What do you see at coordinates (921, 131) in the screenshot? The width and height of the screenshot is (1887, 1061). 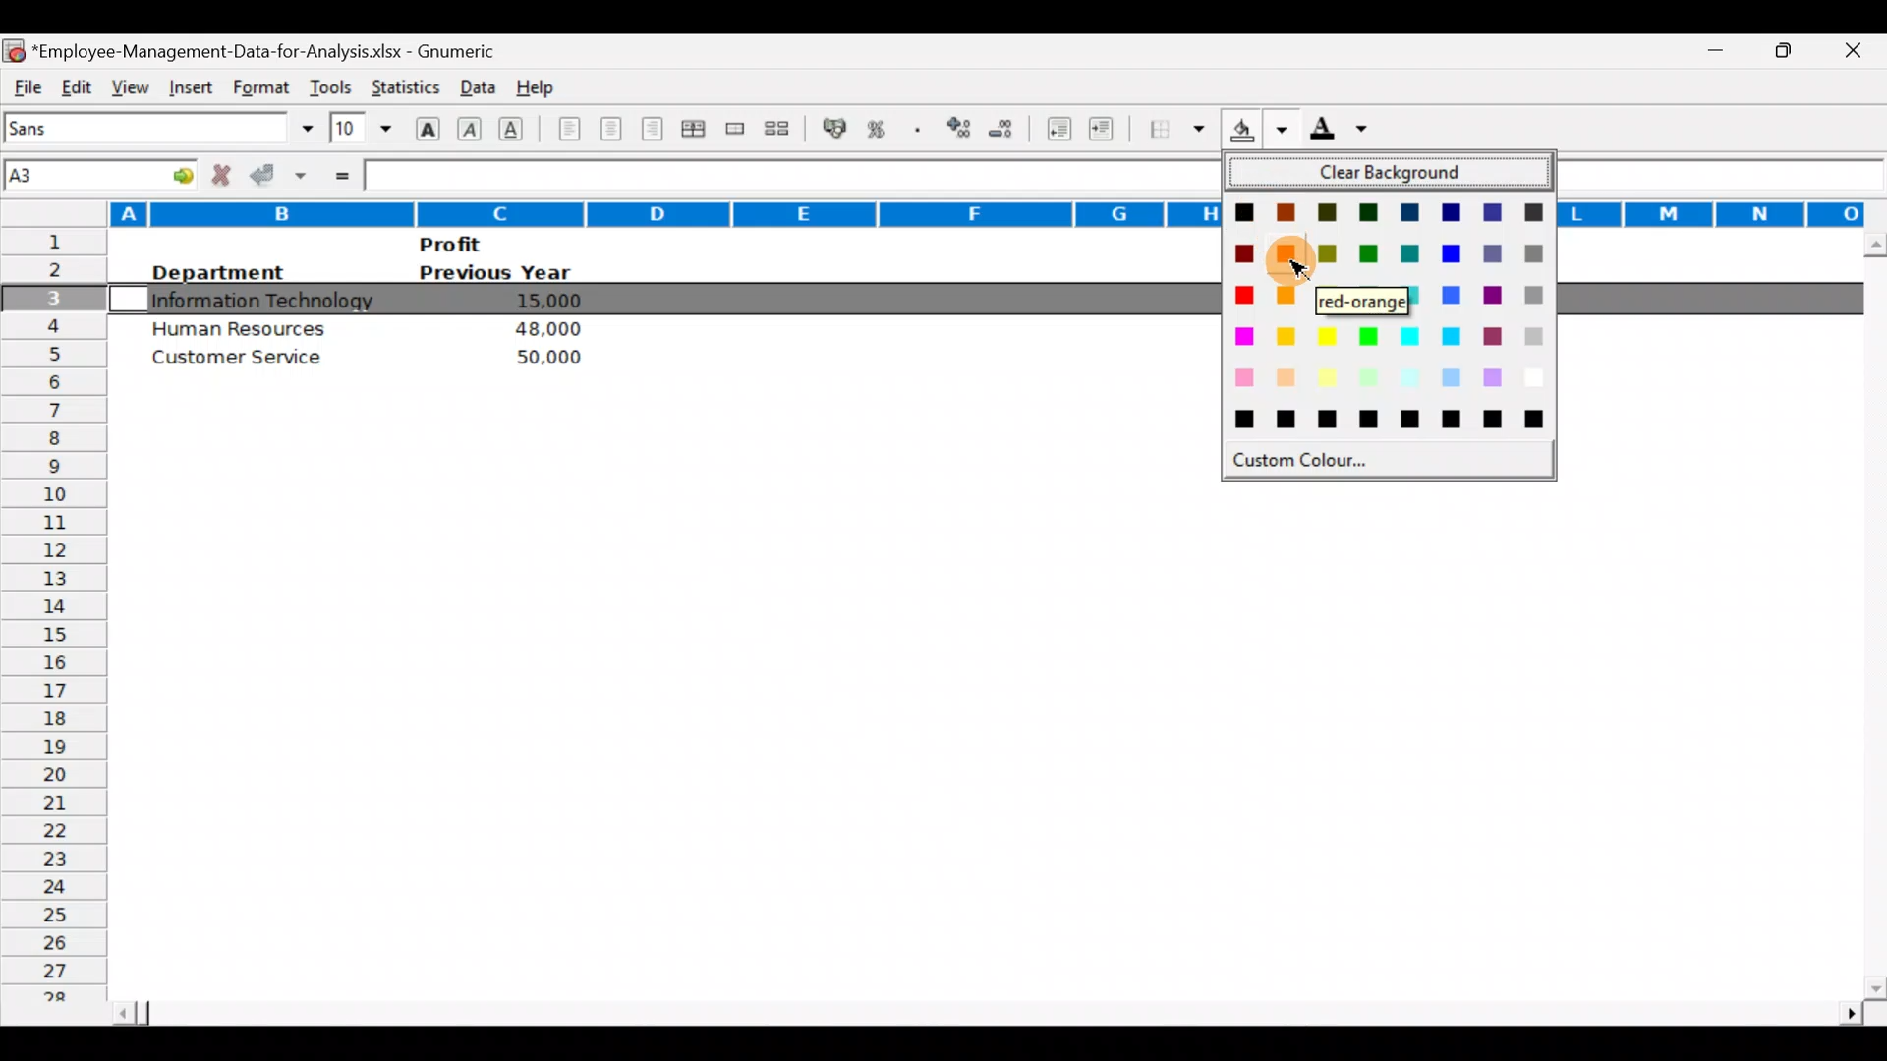 I see `Include a thousands operator` at bounding box center [921, 131].